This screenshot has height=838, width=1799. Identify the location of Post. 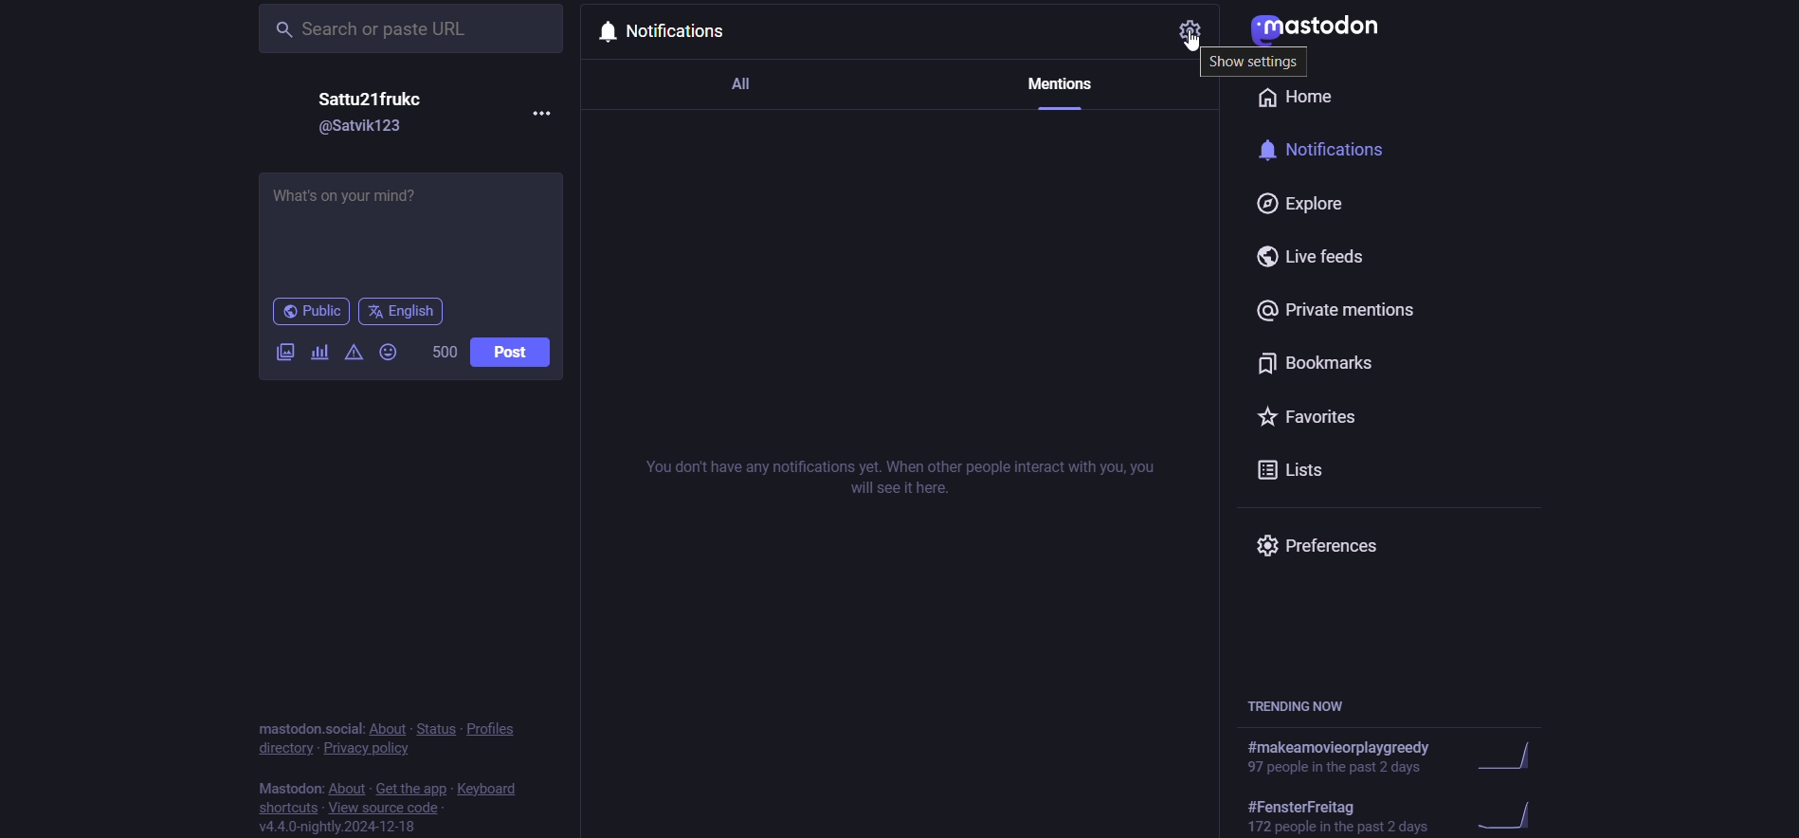
(512, 352).